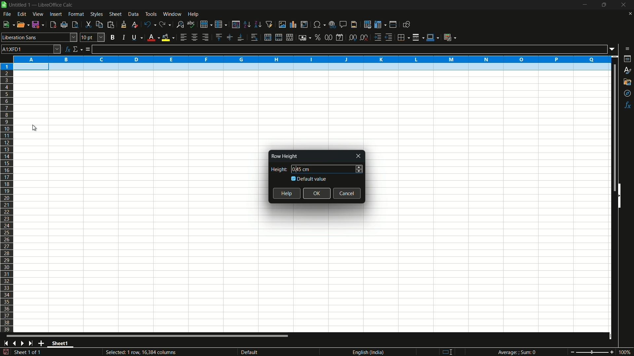 This screenshot has height=356, width=634. What do you see at coordinates (14, 343) in the screenshot?
I see `previous sheet` at bounding box center [14, 343].